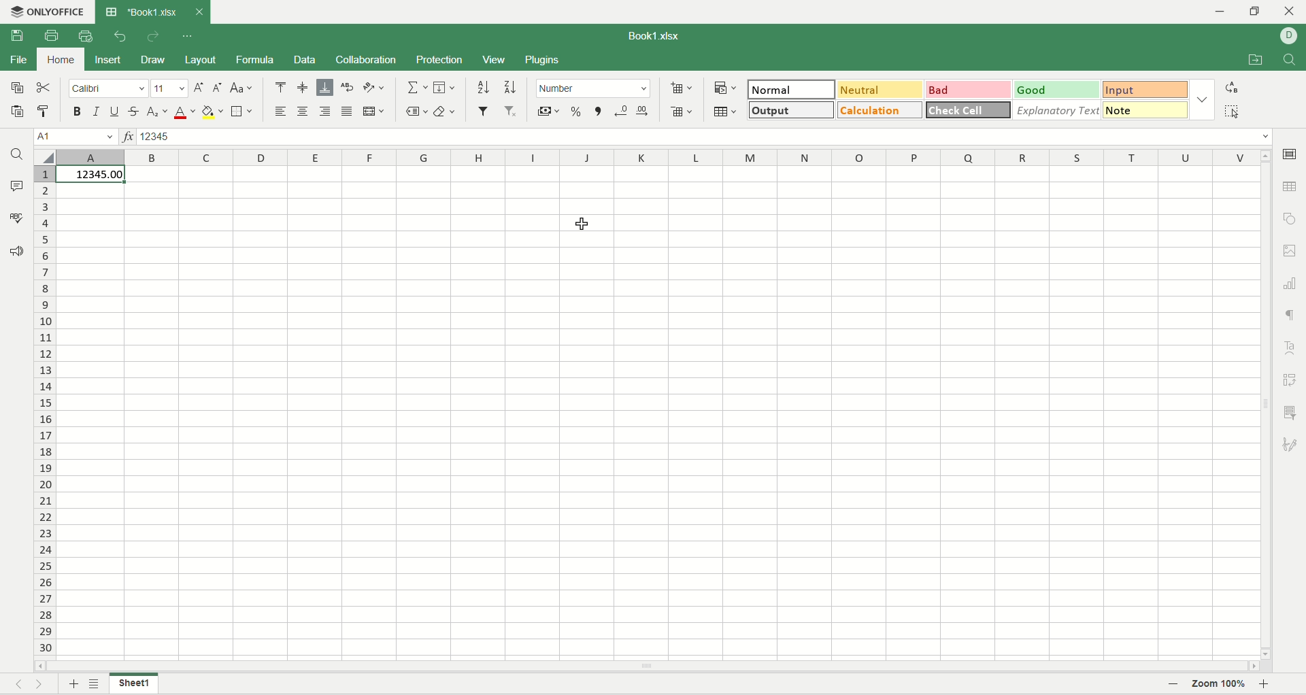 This screenshot has width=1306, height=695. What do you see at coordinates (17, 87) in the screenshot?
I see `copy` at bounding box center [17, 87].